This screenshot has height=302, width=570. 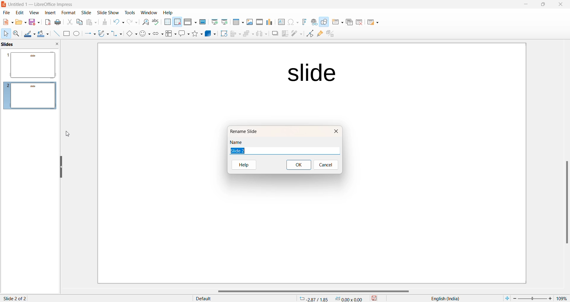 I want to click on close slide preview pane, so click(x=58, y=44).